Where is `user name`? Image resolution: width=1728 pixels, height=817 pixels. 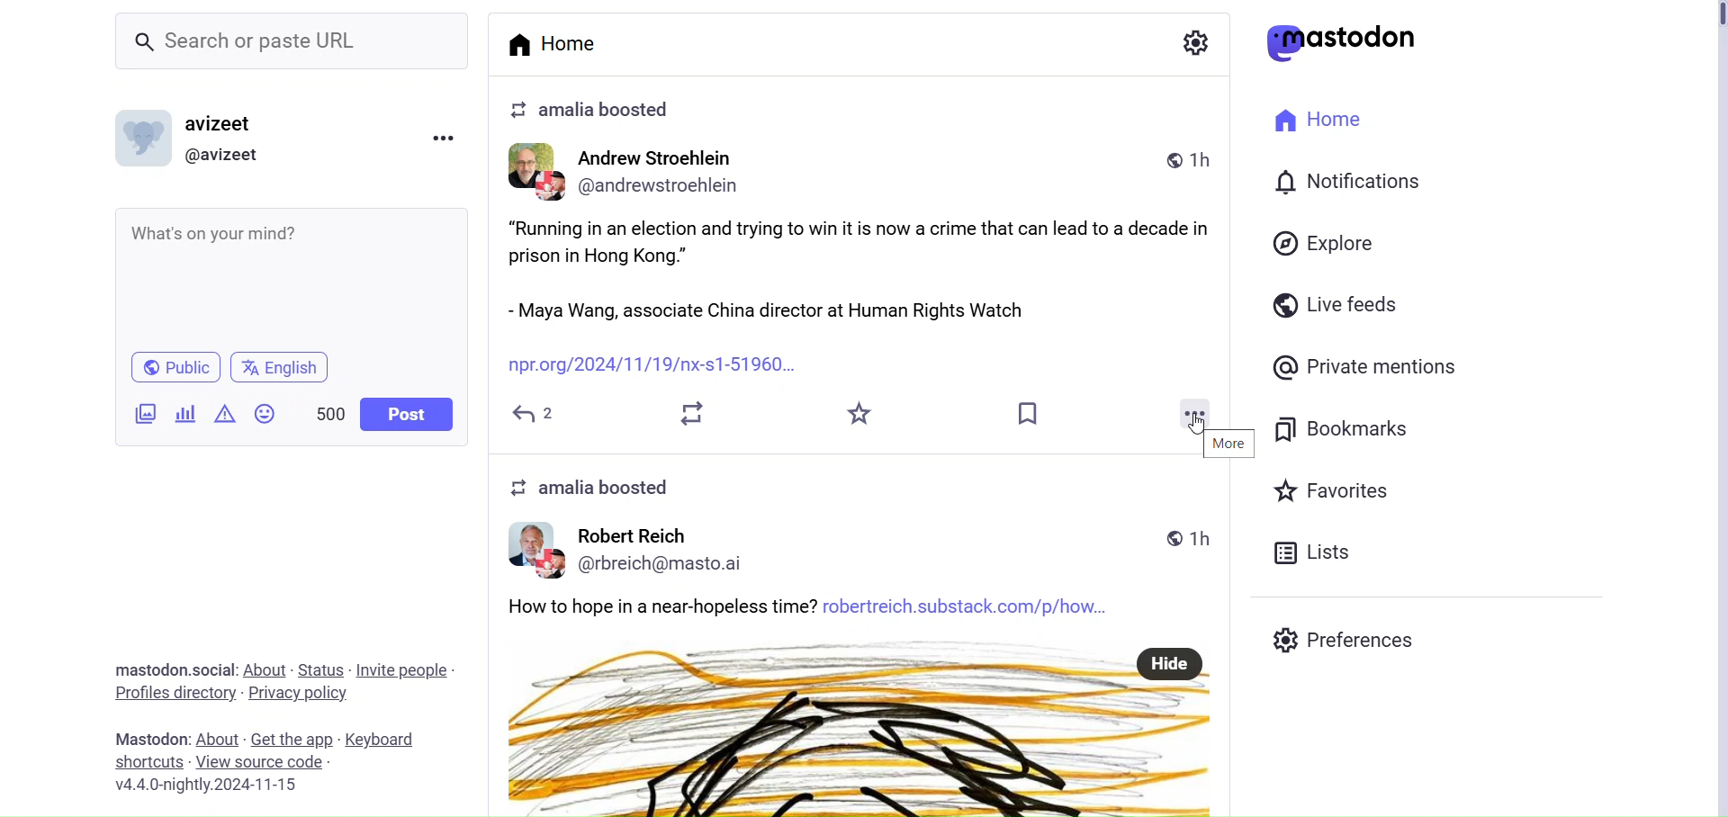
user name is located at coordinates (662, 160).